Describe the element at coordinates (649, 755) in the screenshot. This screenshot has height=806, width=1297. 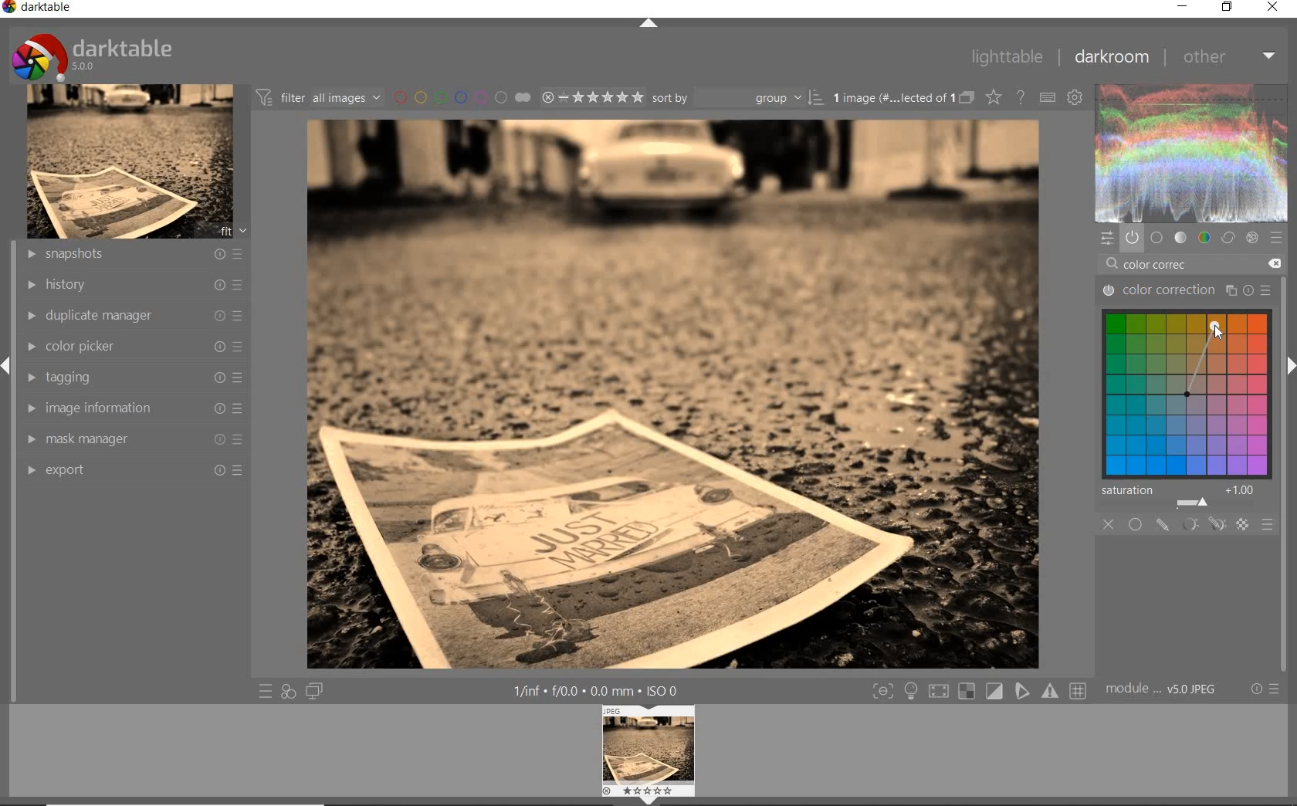
I see `image previe` at that location.